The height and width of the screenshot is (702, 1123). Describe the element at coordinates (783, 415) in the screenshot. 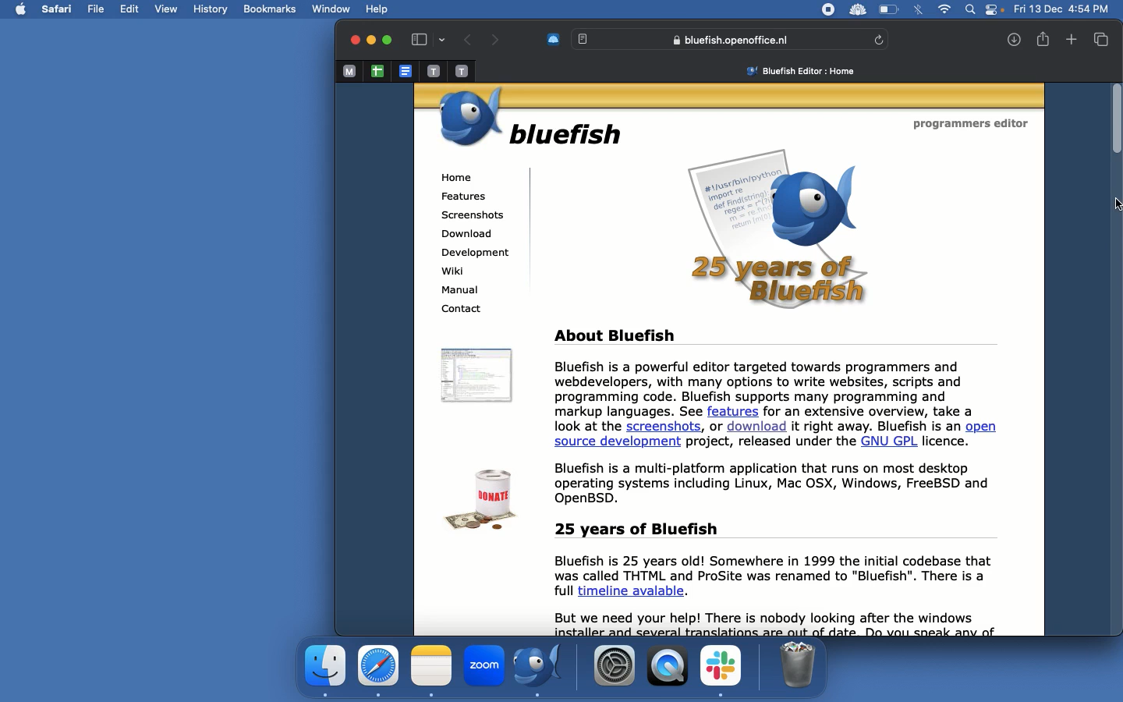

I see `About Bluefish

Bluefish is a powerful editor targeted towards programmers and
webdevelopers, with many options to write websites, scripts and
programming code. Bluefish supports many programming and
markup languages. See features for an extensive overview, take a
look at the screenshots, or download it right away. Bluefish is an open
source development project, released under the GNU GPL licence.
Bluefish is a multi-platform application that runs on most desktop
operating systems including Linux, Mac OSX, Windows, FreeBSD and
OpenBSD.` at that location.